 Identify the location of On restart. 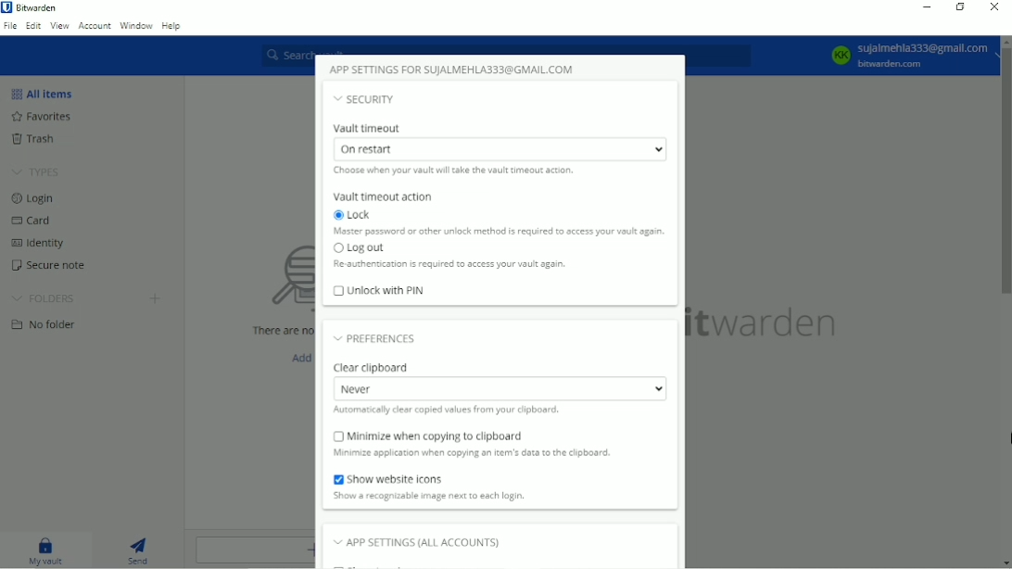
(500, 149).